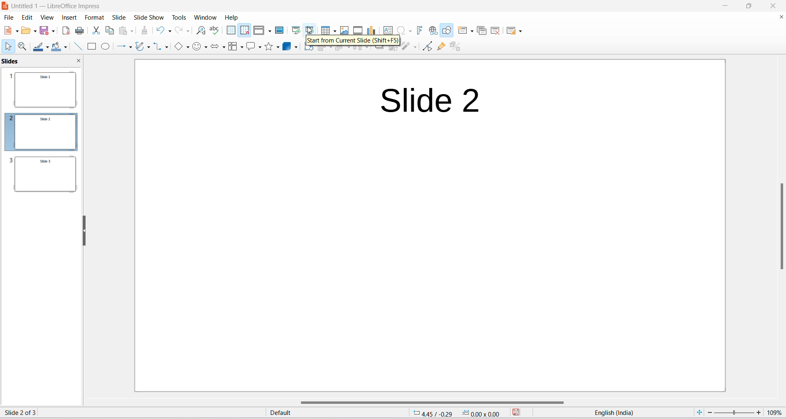 This screenshot has height=419, width=786. Describe the element at coordinates (26, 18) in the screenshot. I see `edit` at that location.